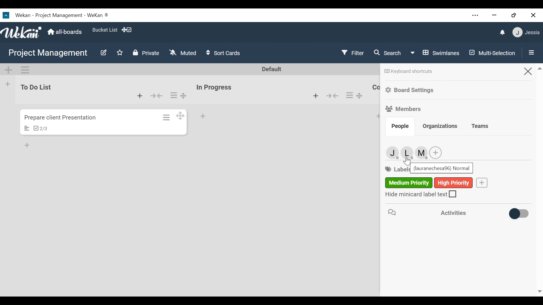 The height and width of the screenshot is (305, 543). Describe the element at coordinates (527, 32) in the screenshot. I see `Member` at that location.